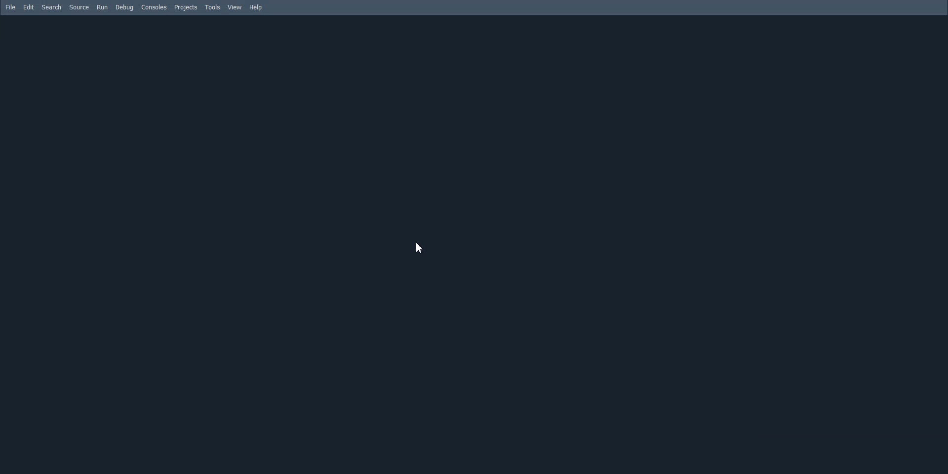 The height and width of the screenshot is (474, 948). I want to click on Source, so click(79, 7).